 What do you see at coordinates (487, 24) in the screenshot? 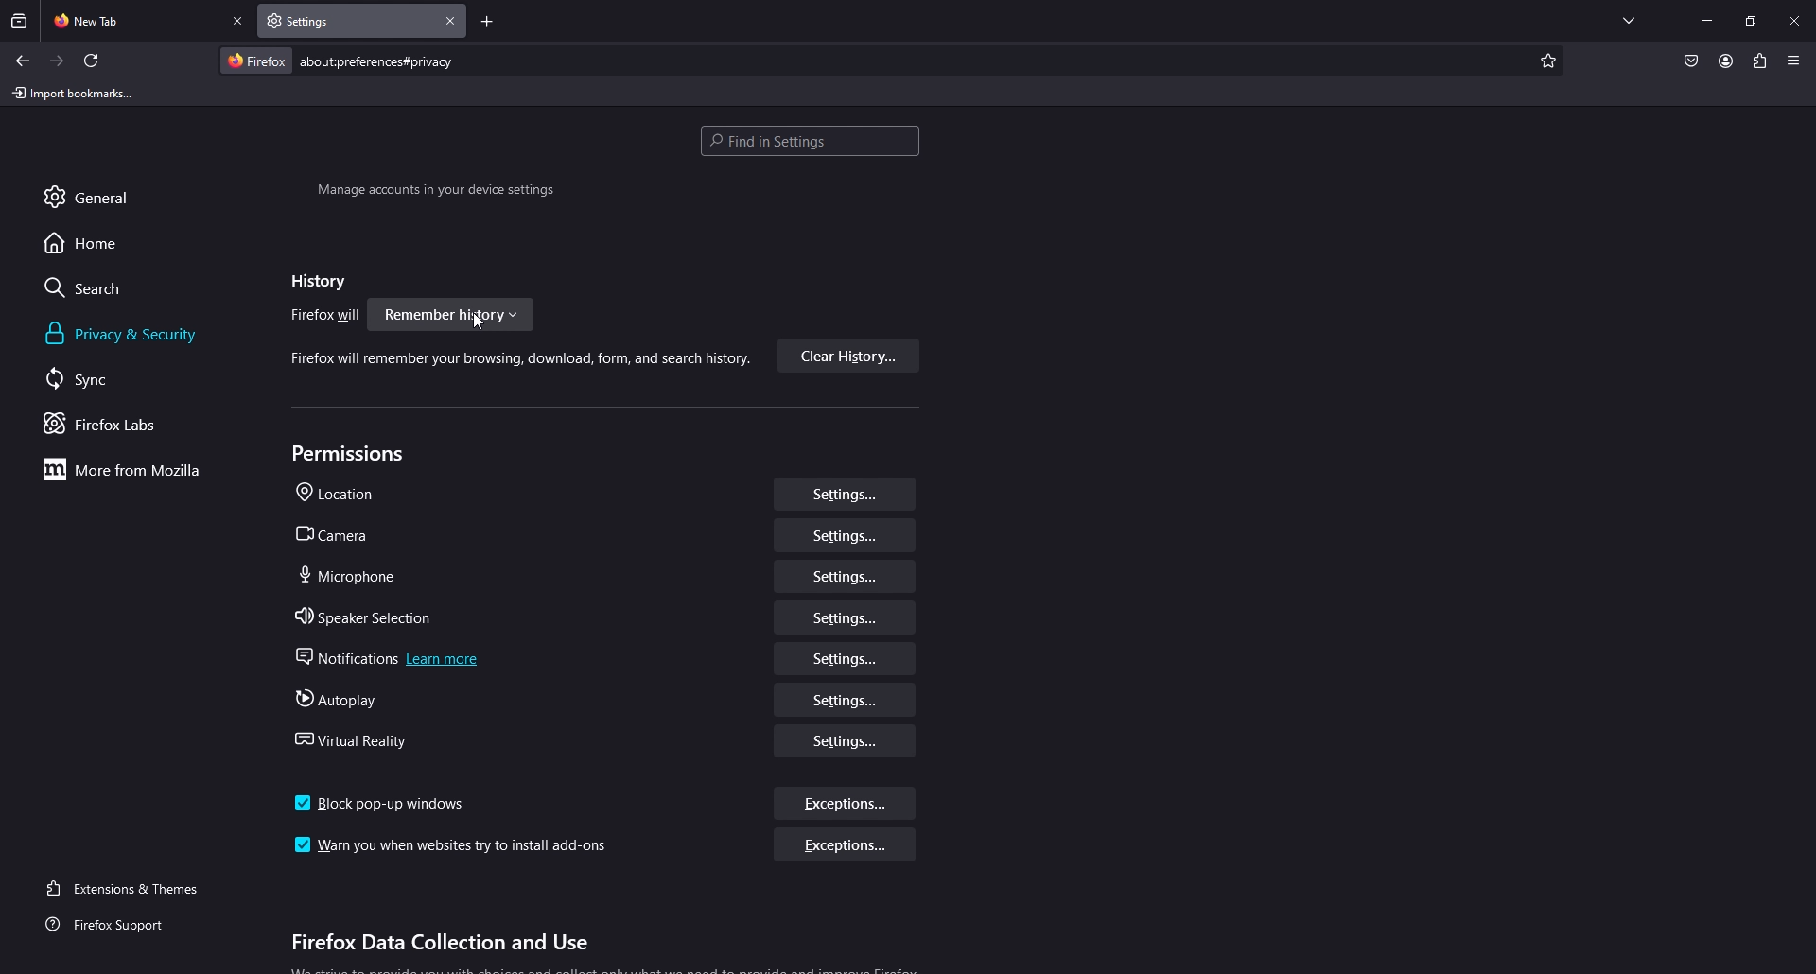
I see `add tab` at bounding box center [487, 24].